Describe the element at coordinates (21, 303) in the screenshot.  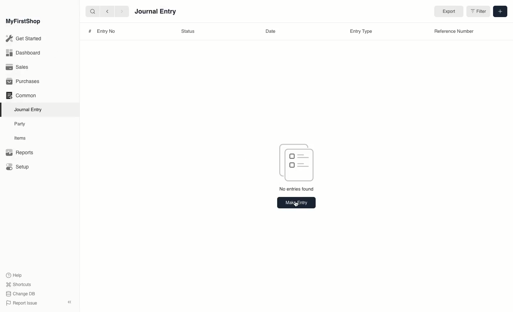
I see `Report Issue` at that location.